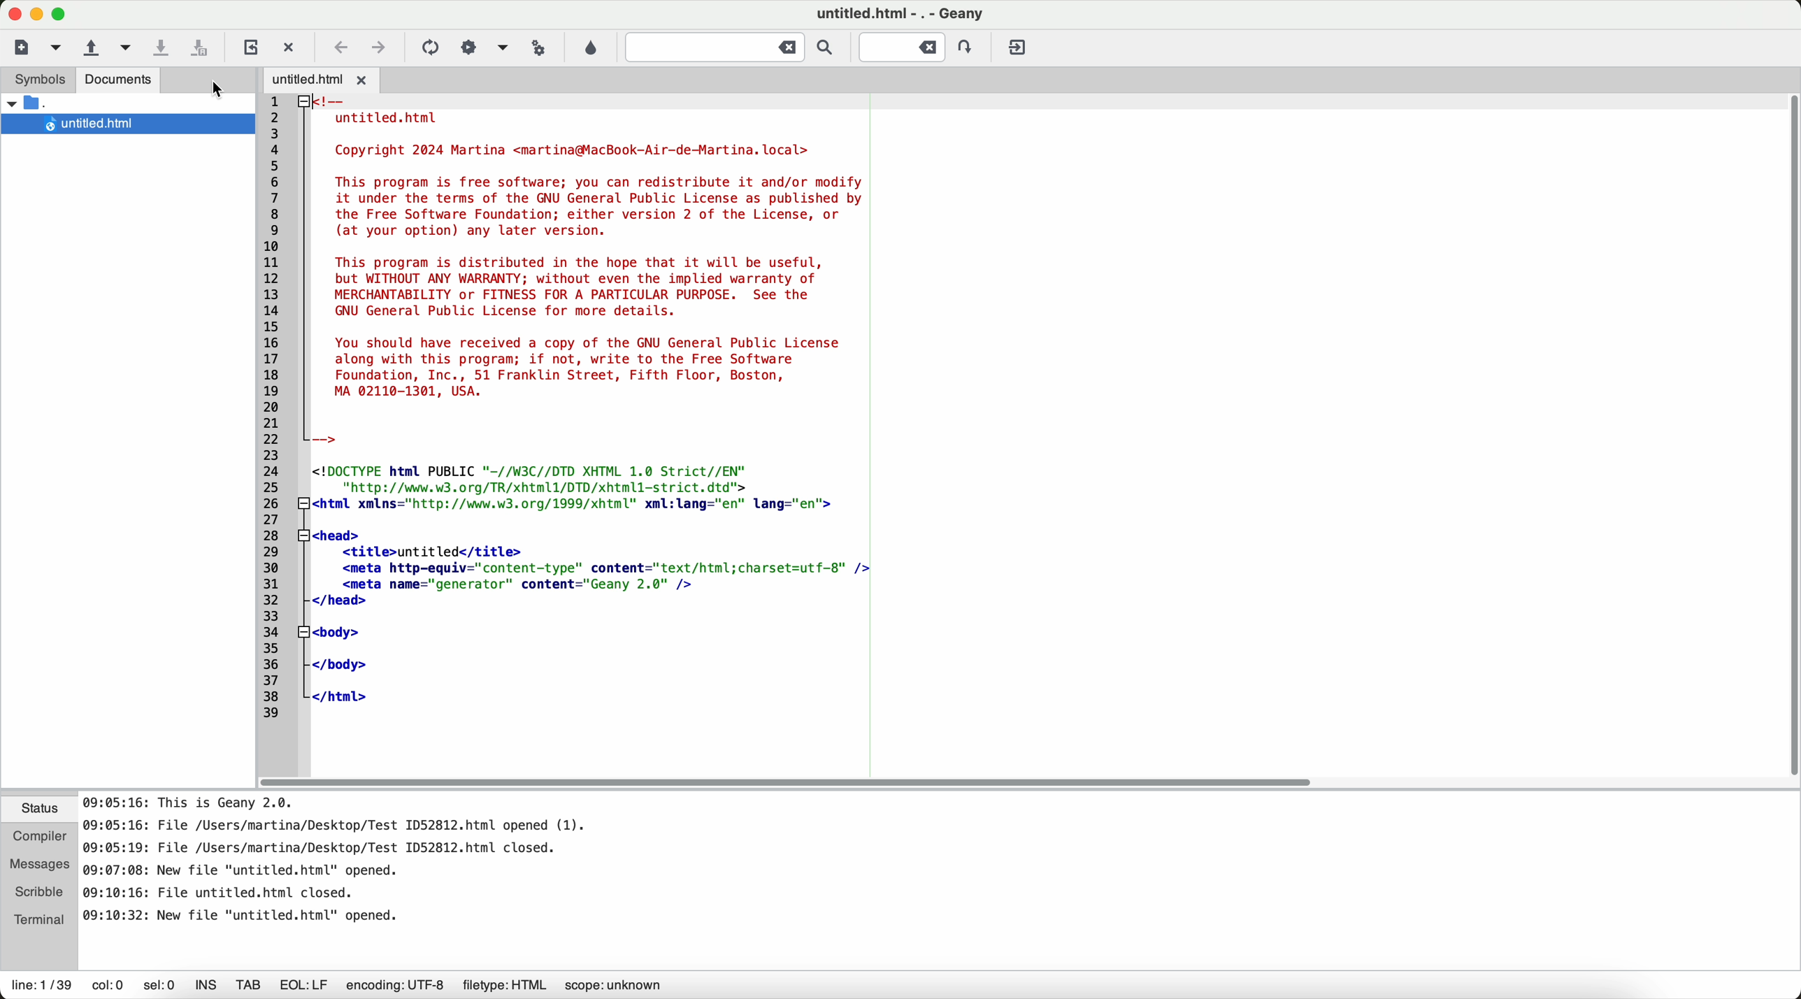  I want to click on compiler, so click(37, 837).